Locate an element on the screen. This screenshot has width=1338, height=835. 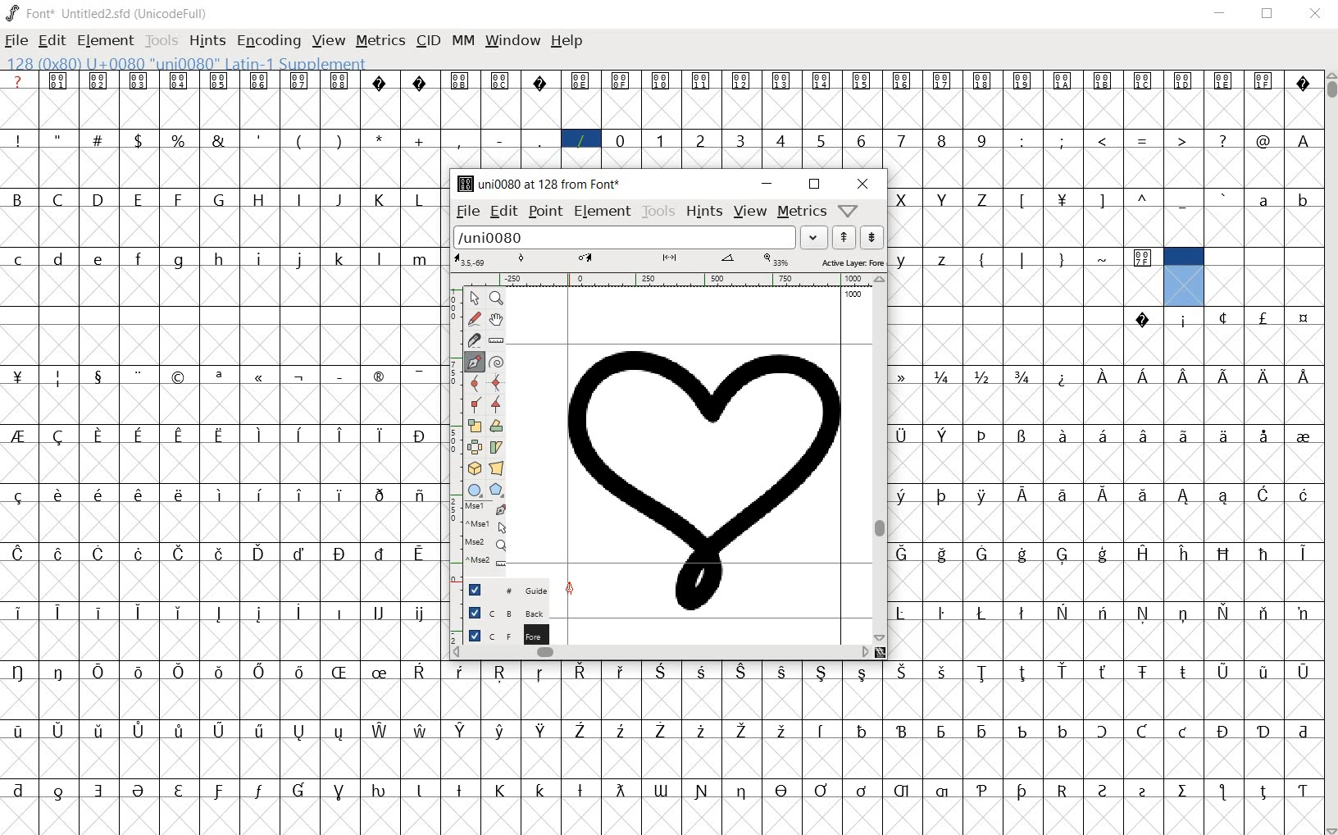
glyph is located at coordinates (138, 258).